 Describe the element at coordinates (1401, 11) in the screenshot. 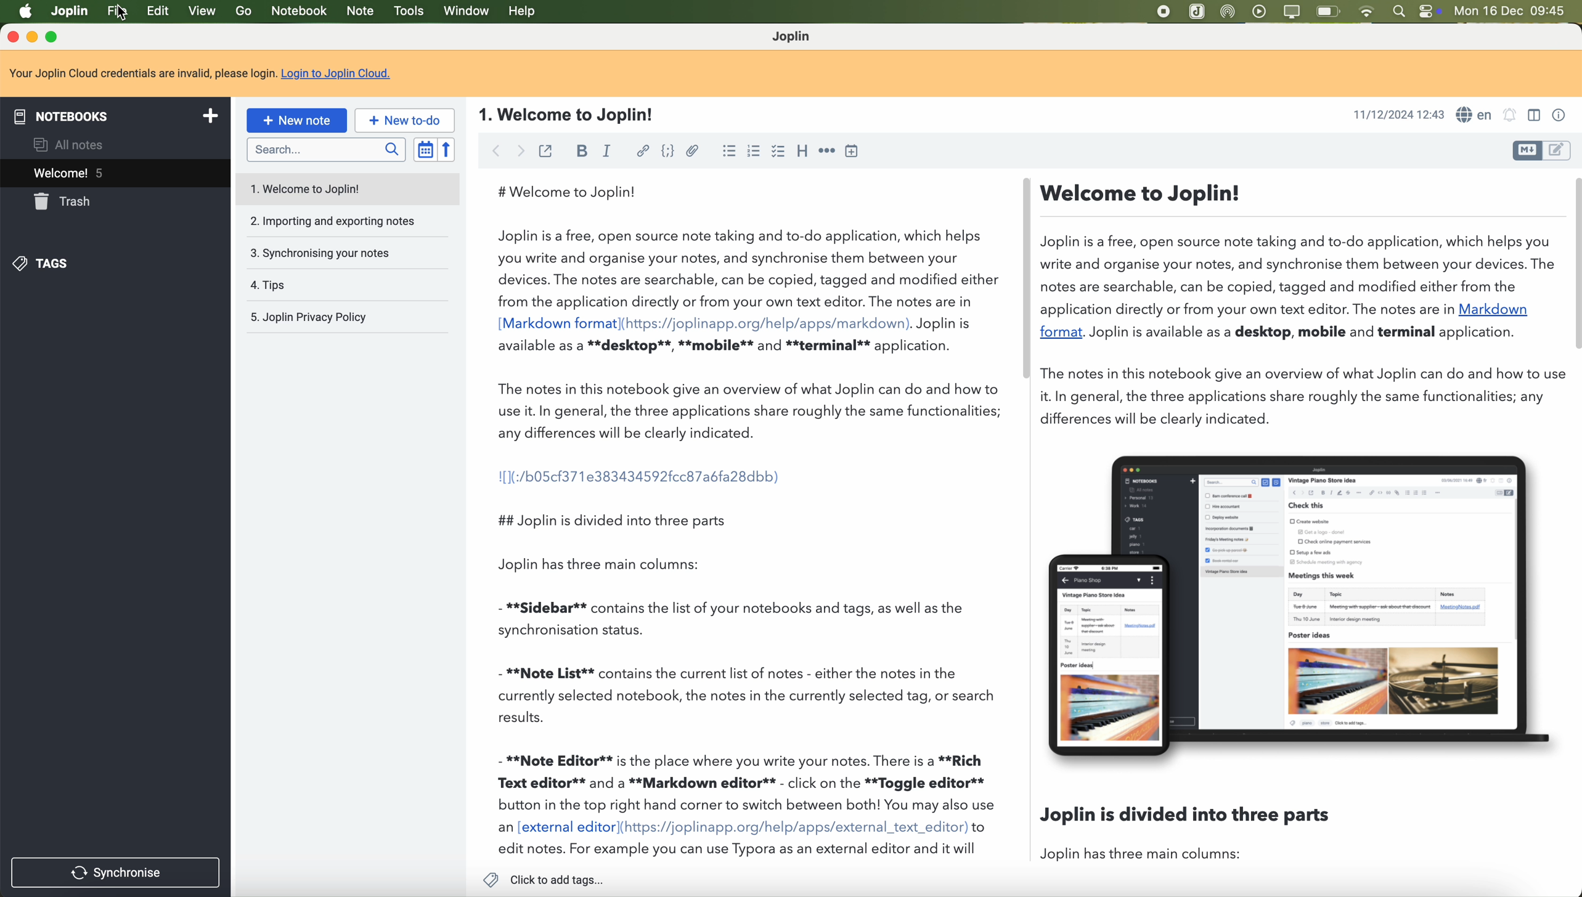

I see `spotlight search` at that location.